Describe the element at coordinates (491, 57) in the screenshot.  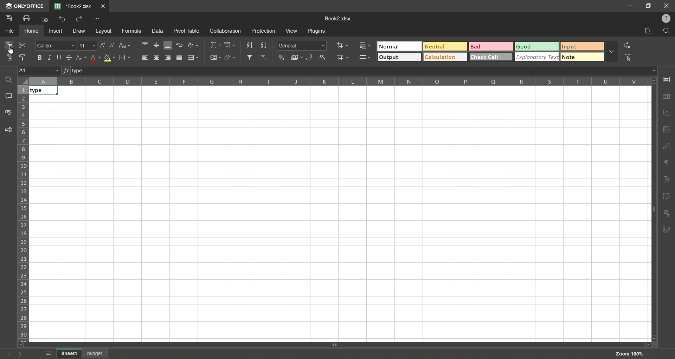
I see `check cell` at that location.